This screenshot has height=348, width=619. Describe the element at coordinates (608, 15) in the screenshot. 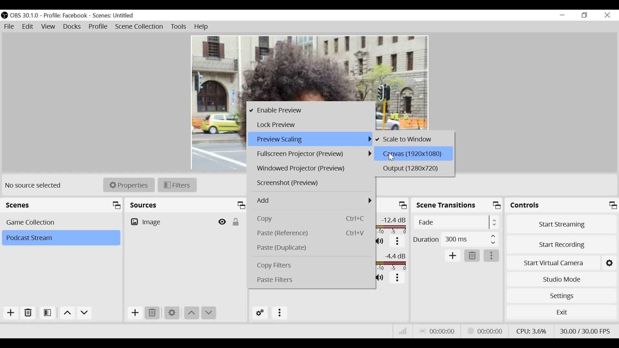

I see `Close` at that location.